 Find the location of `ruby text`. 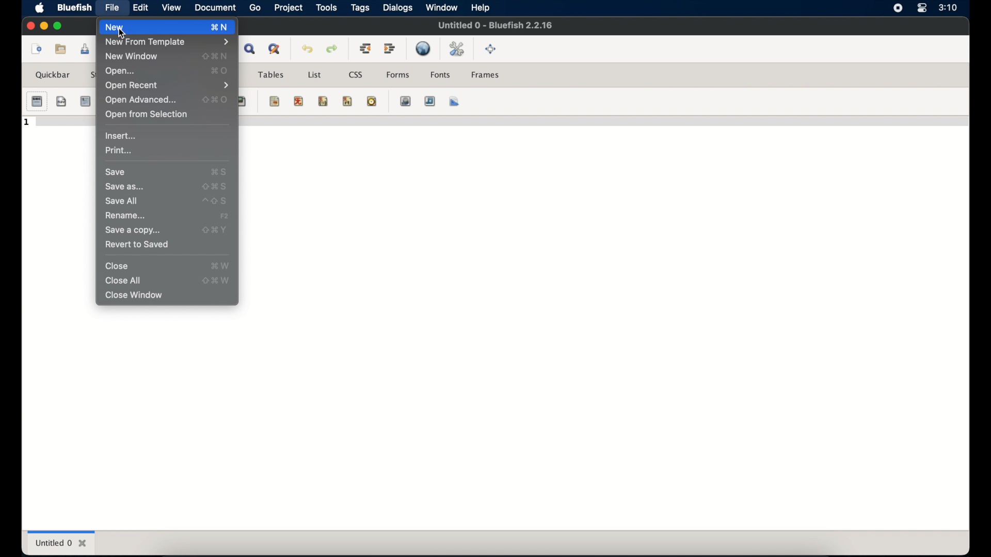

ruby text is located at coordinates (347, 101).